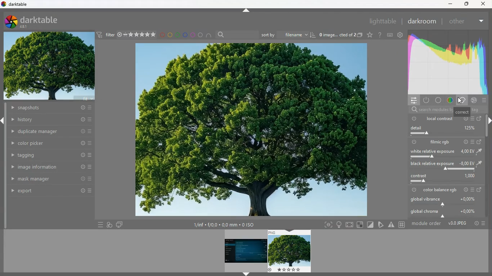  Describe the element at coordinates (36, 22) in the screenshot. I see `darktable` at that location.